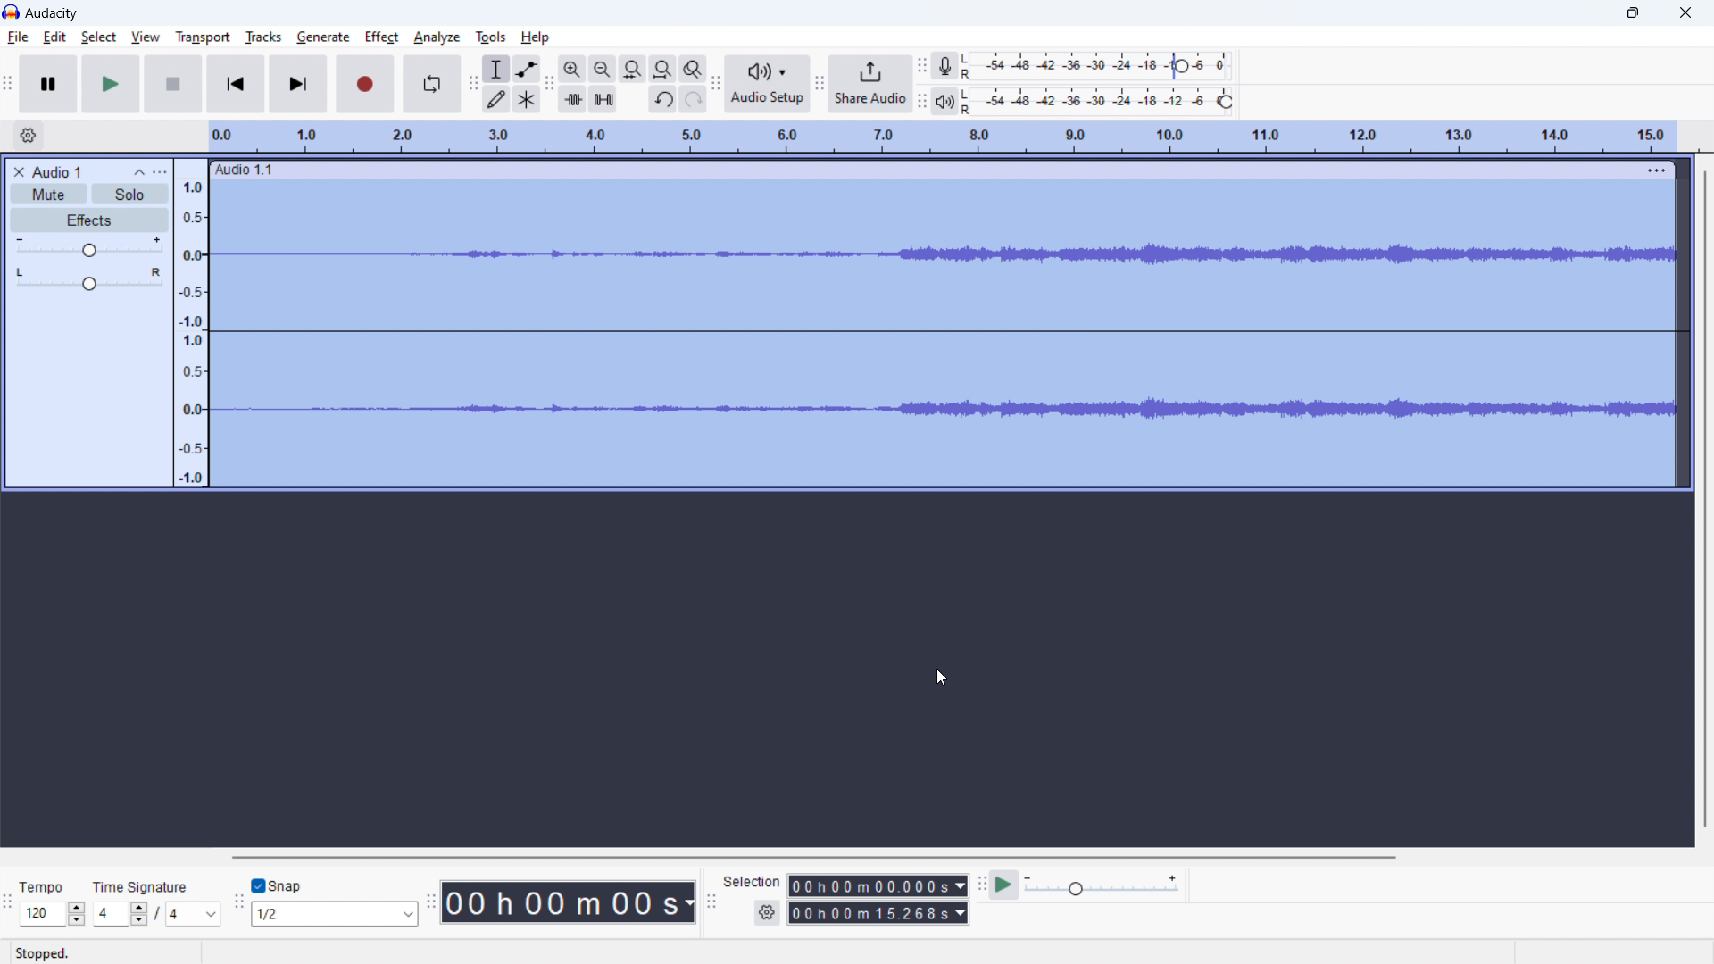 The height and width of the screenshot is (964, 1714). What do you see at coordinates (112, 84) in the screenshot?
I see `play` at bounding box center [112, 84].